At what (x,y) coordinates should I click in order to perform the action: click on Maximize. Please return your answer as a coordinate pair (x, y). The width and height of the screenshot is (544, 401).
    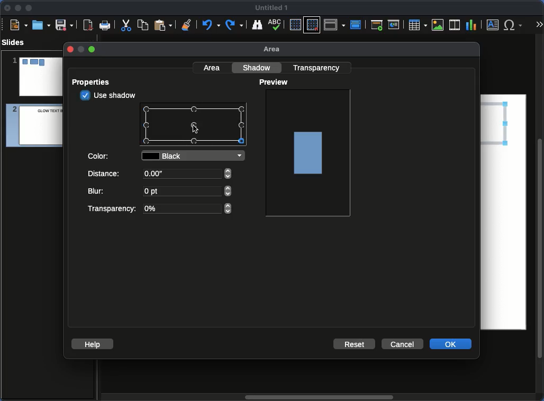
    Looking at the image, I should click on (29, 9).